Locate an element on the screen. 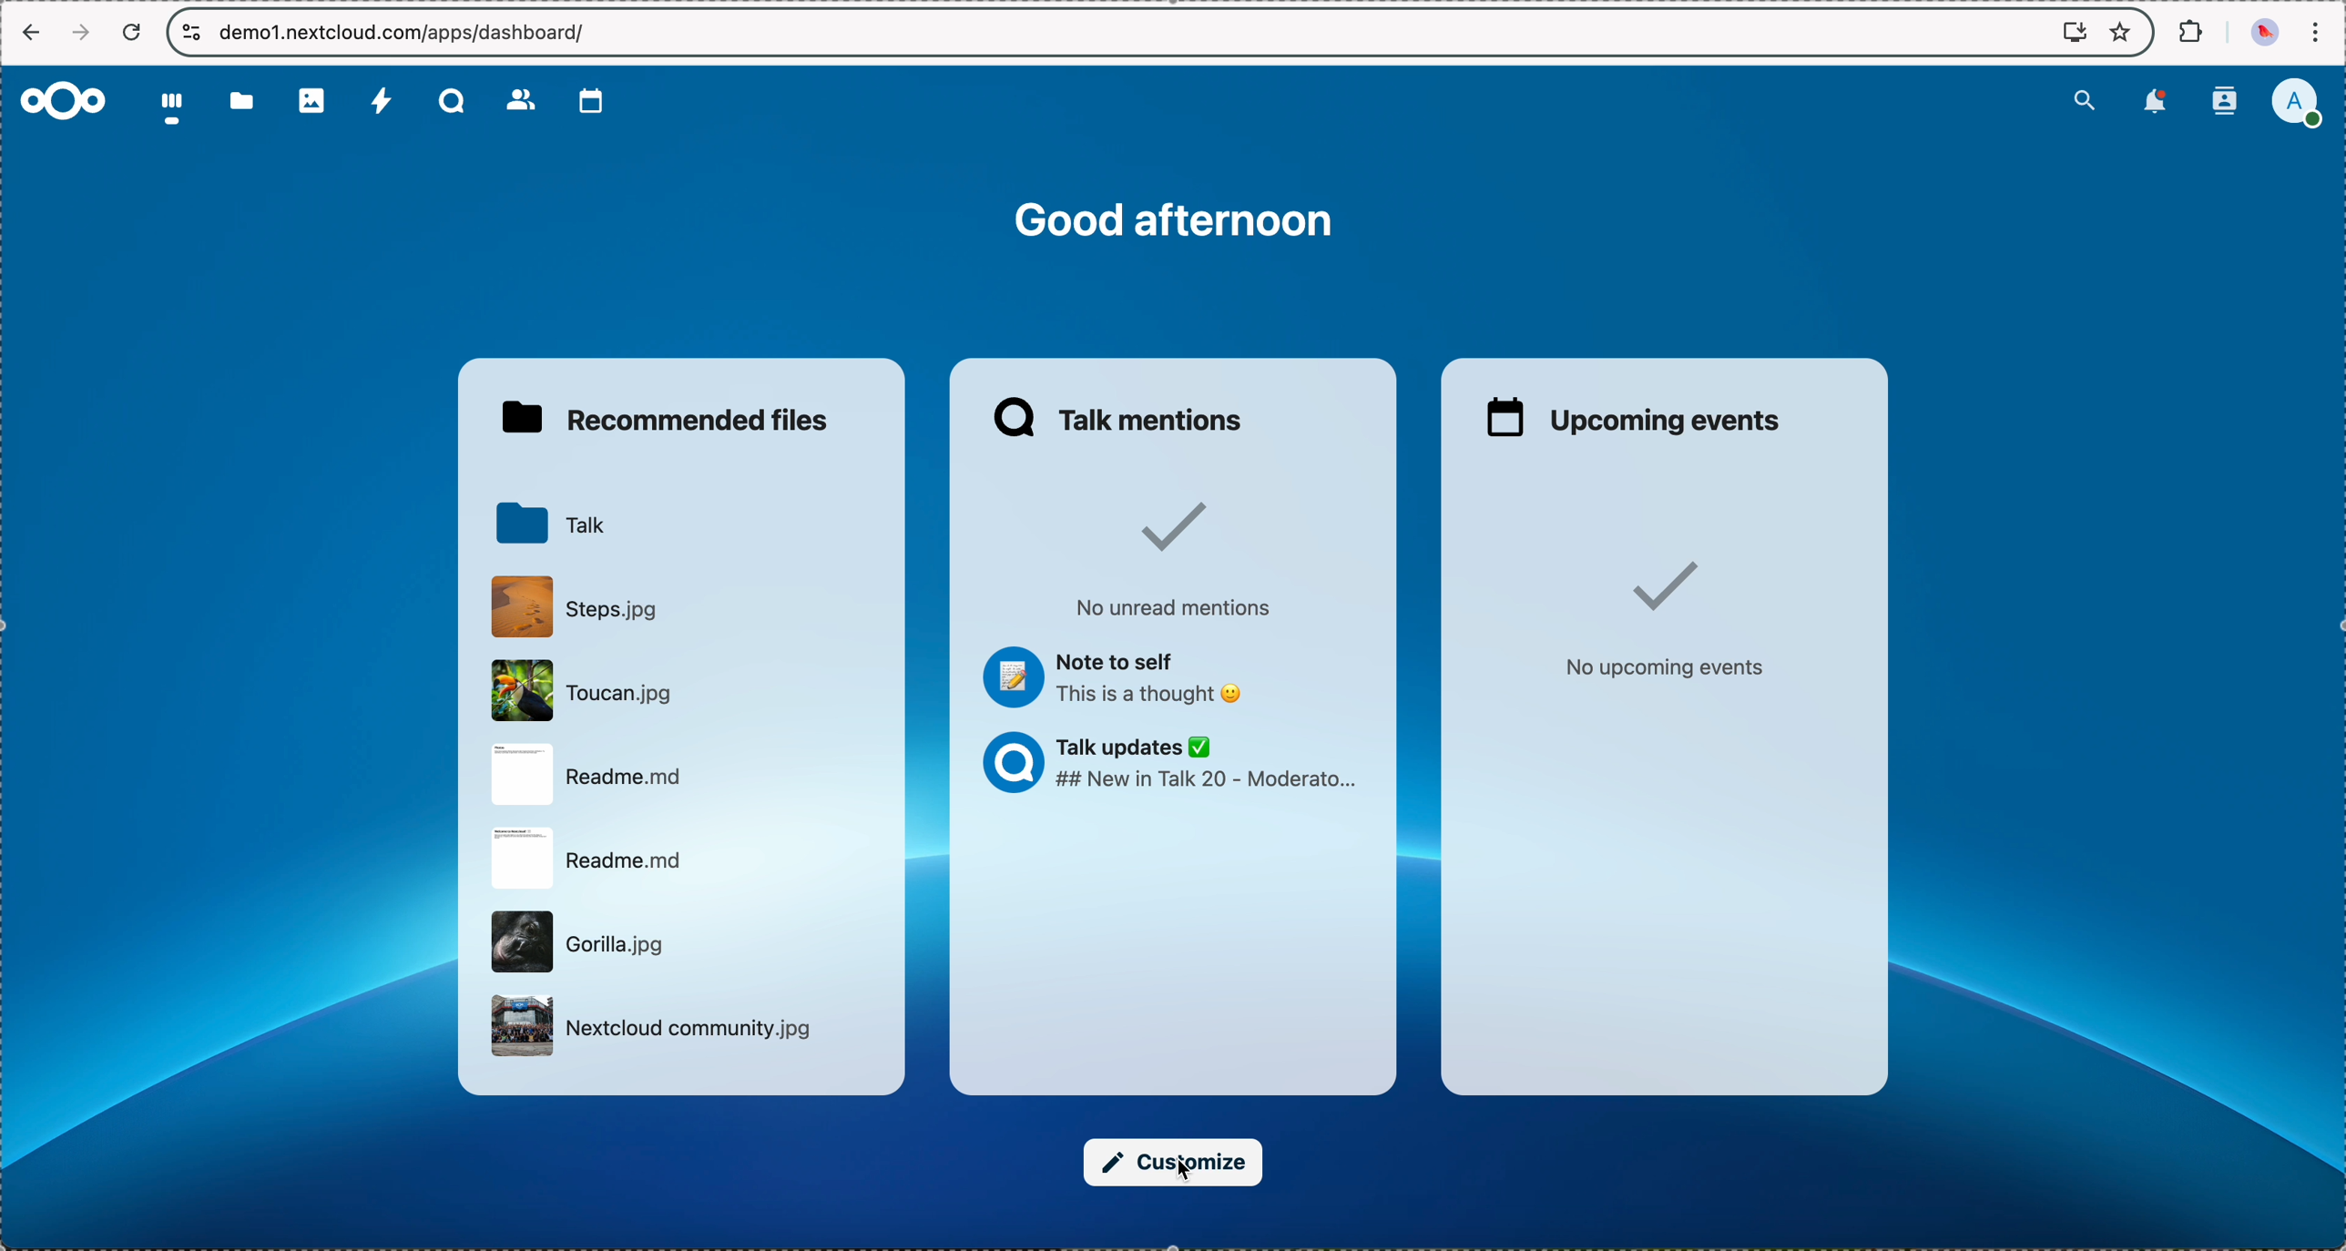 This screenshot has height=1251, width=2346. upcoming events is located at coordinates (1632, 414).